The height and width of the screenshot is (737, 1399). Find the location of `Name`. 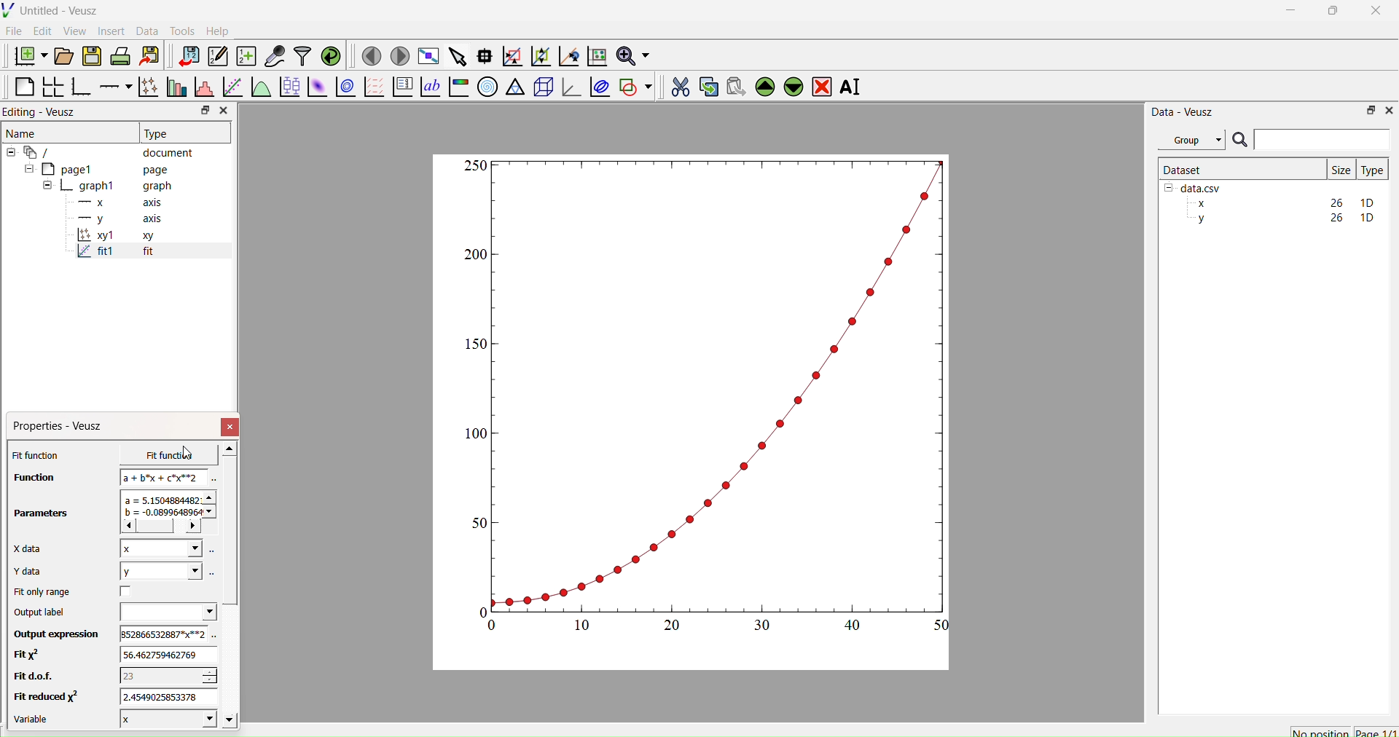

Name is located at coordinates (23, 132).